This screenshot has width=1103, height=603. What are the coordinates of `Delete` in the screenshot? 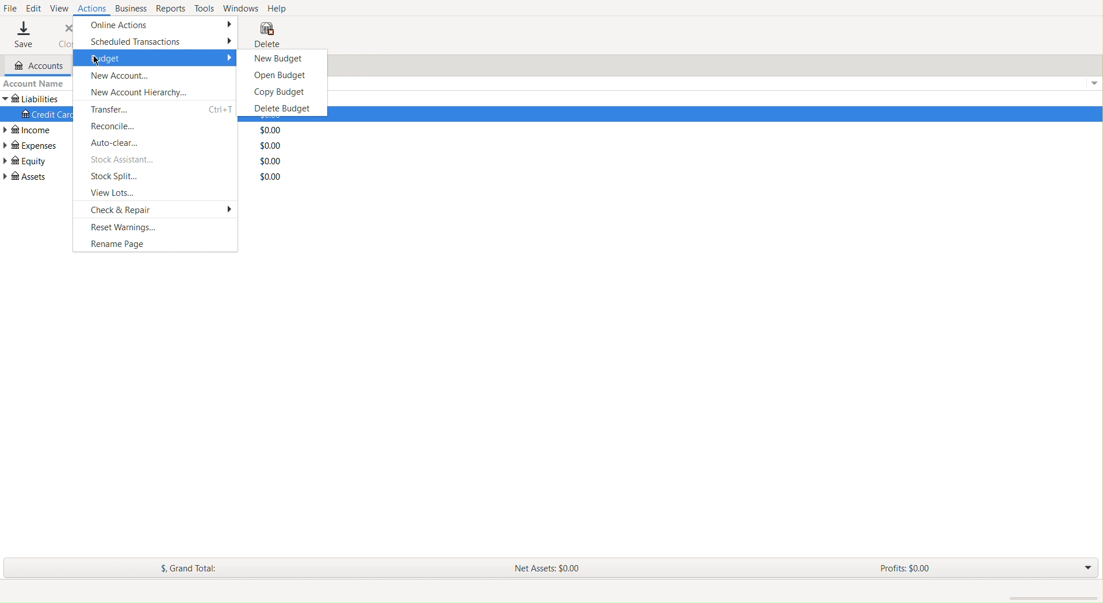 It's located at (266, 33).